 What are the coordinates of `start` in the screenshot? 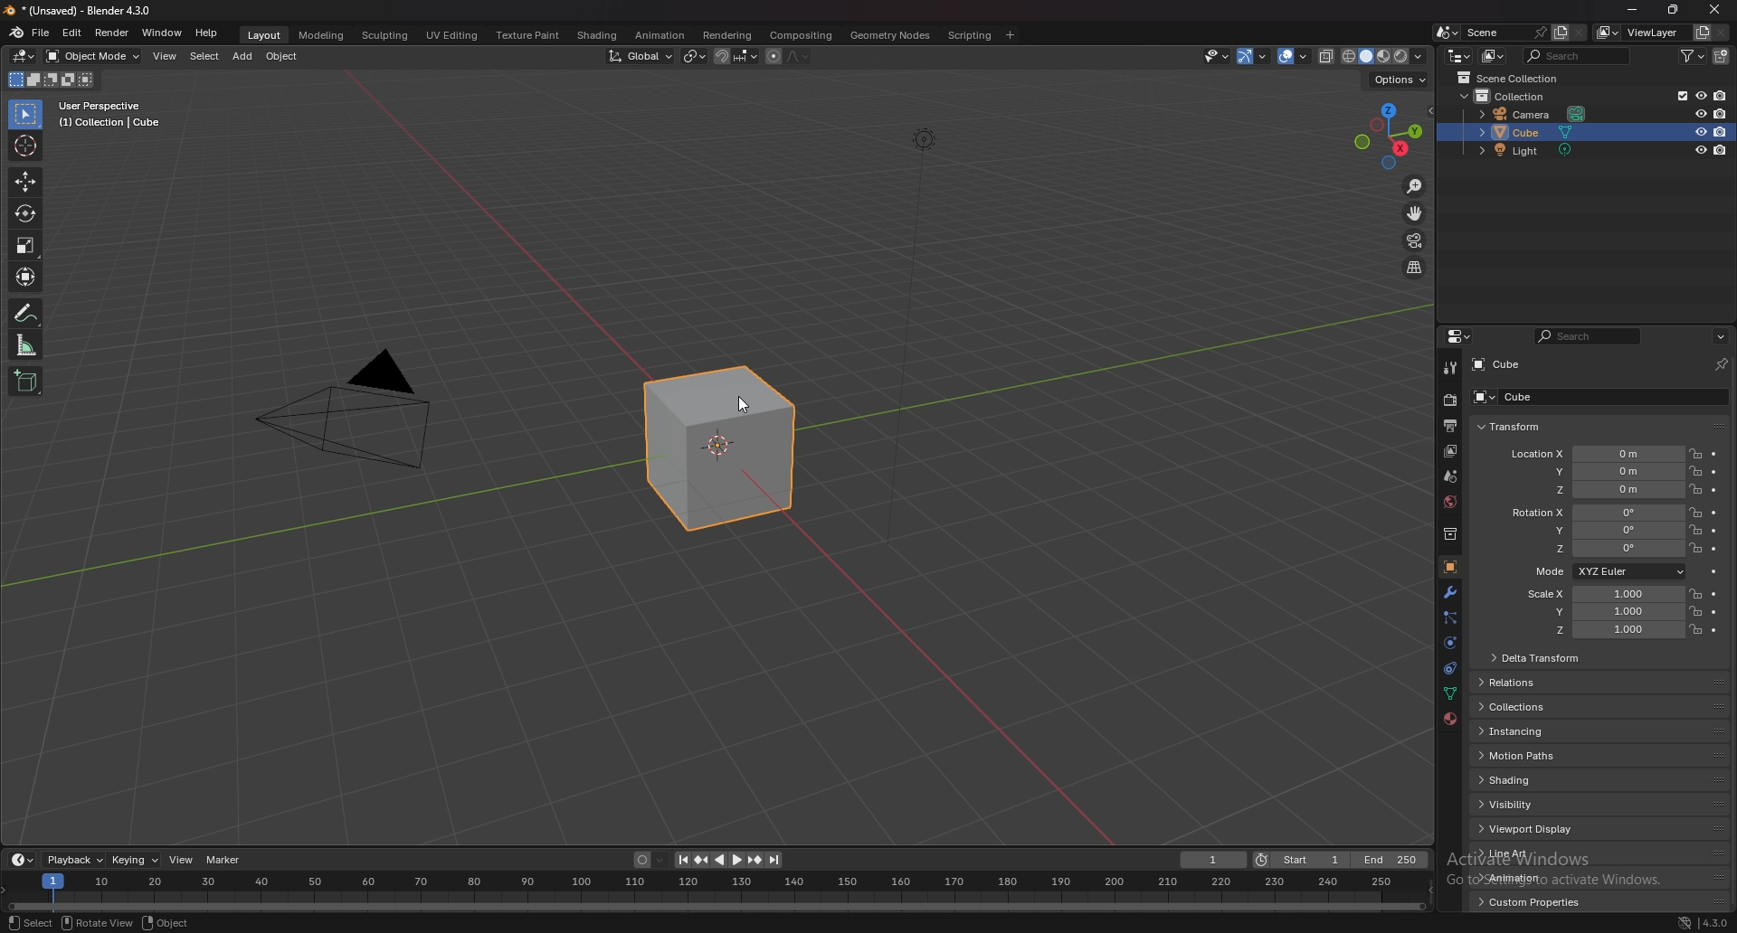 It's located at (1302, 859).